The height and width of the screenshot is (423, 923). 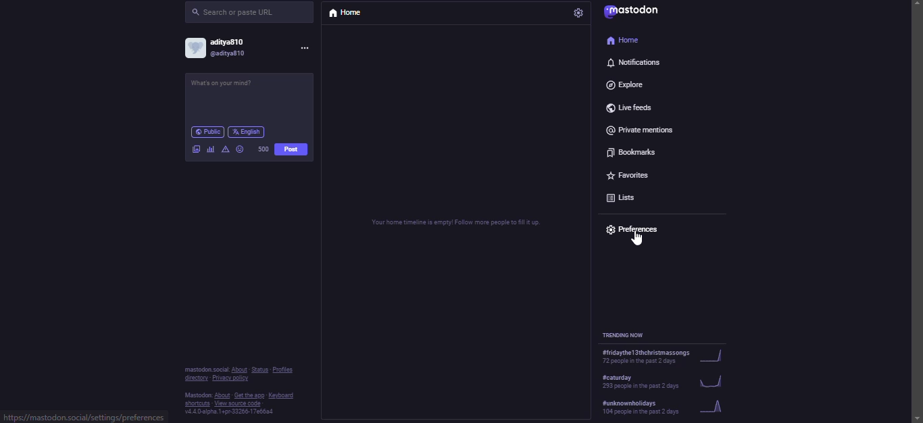 What do you see at coordinates (662, 406) in the screenshot?
I see `trending` at bounding box center [662, 406].